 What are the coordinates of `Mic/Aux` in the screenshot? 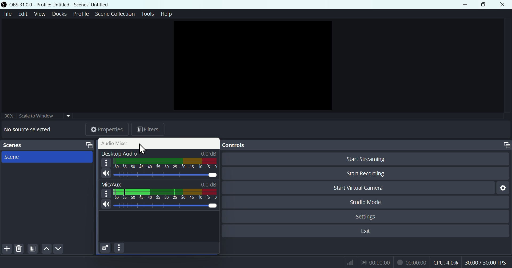 It's located at (164, 206).